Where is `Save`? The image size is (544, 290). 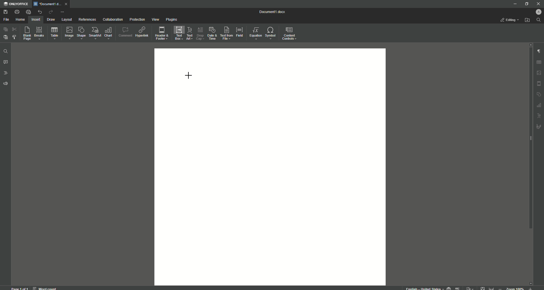
Save is located at coordinates (6, 12).